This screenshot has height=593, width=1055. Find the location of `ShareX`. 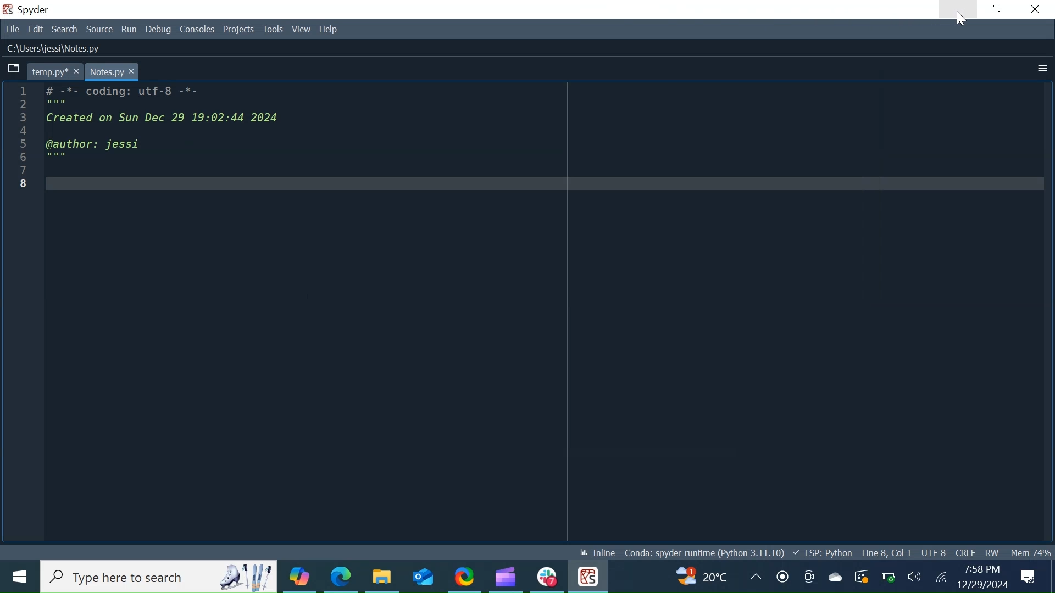

ShareX is located at coordinates (465, 575).